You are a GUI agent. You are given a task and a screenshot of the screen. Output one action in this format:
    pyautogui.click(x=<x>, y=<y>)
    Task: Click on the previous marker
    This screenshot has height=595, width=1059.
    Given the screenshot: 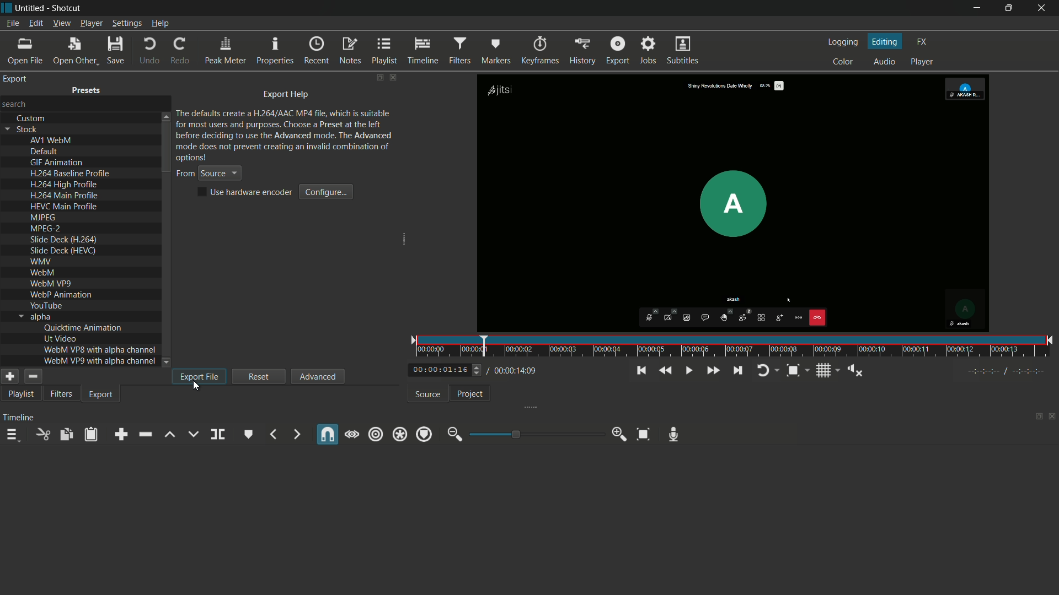 What is the action you would take?
    pyautogui.click(x=272, y=434)
    